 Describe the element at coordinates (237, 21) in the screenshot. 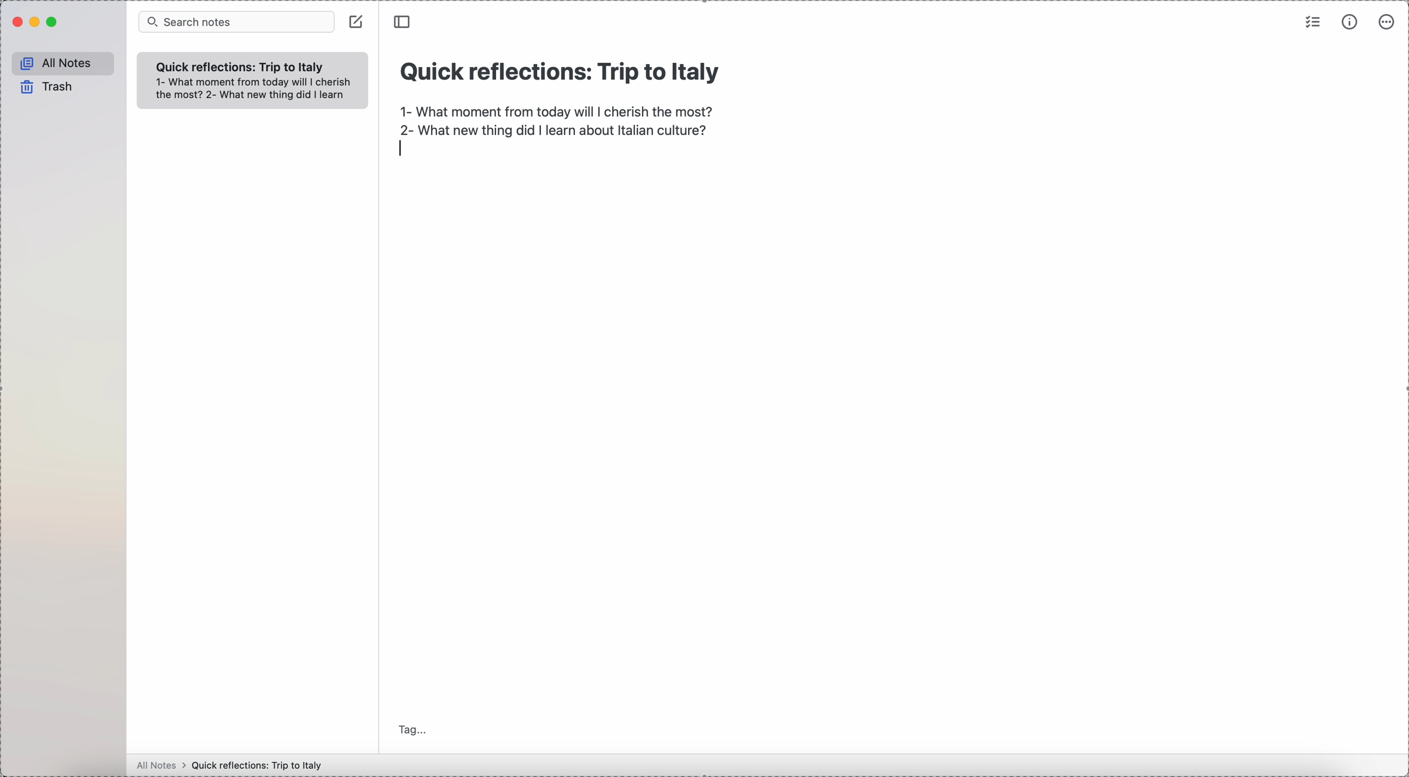

I see `search bar` at that location.